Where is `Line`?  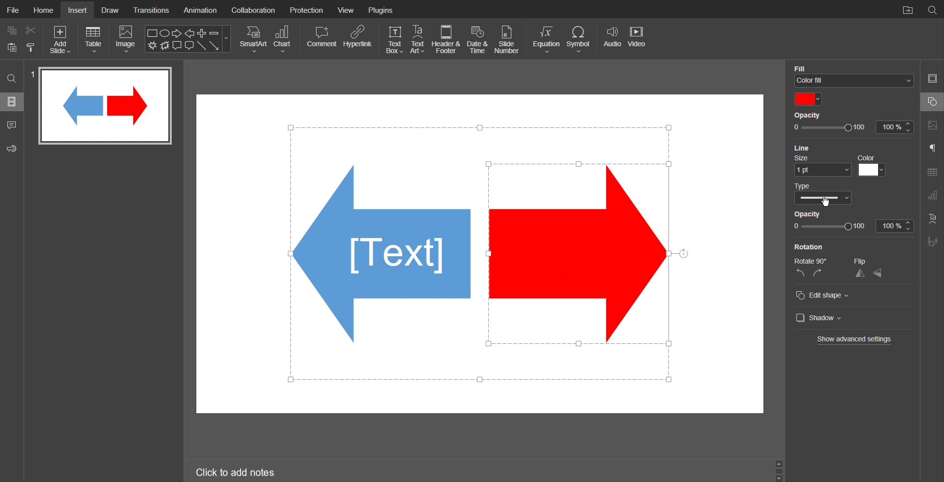
Line is located at coordinates (823, 148).